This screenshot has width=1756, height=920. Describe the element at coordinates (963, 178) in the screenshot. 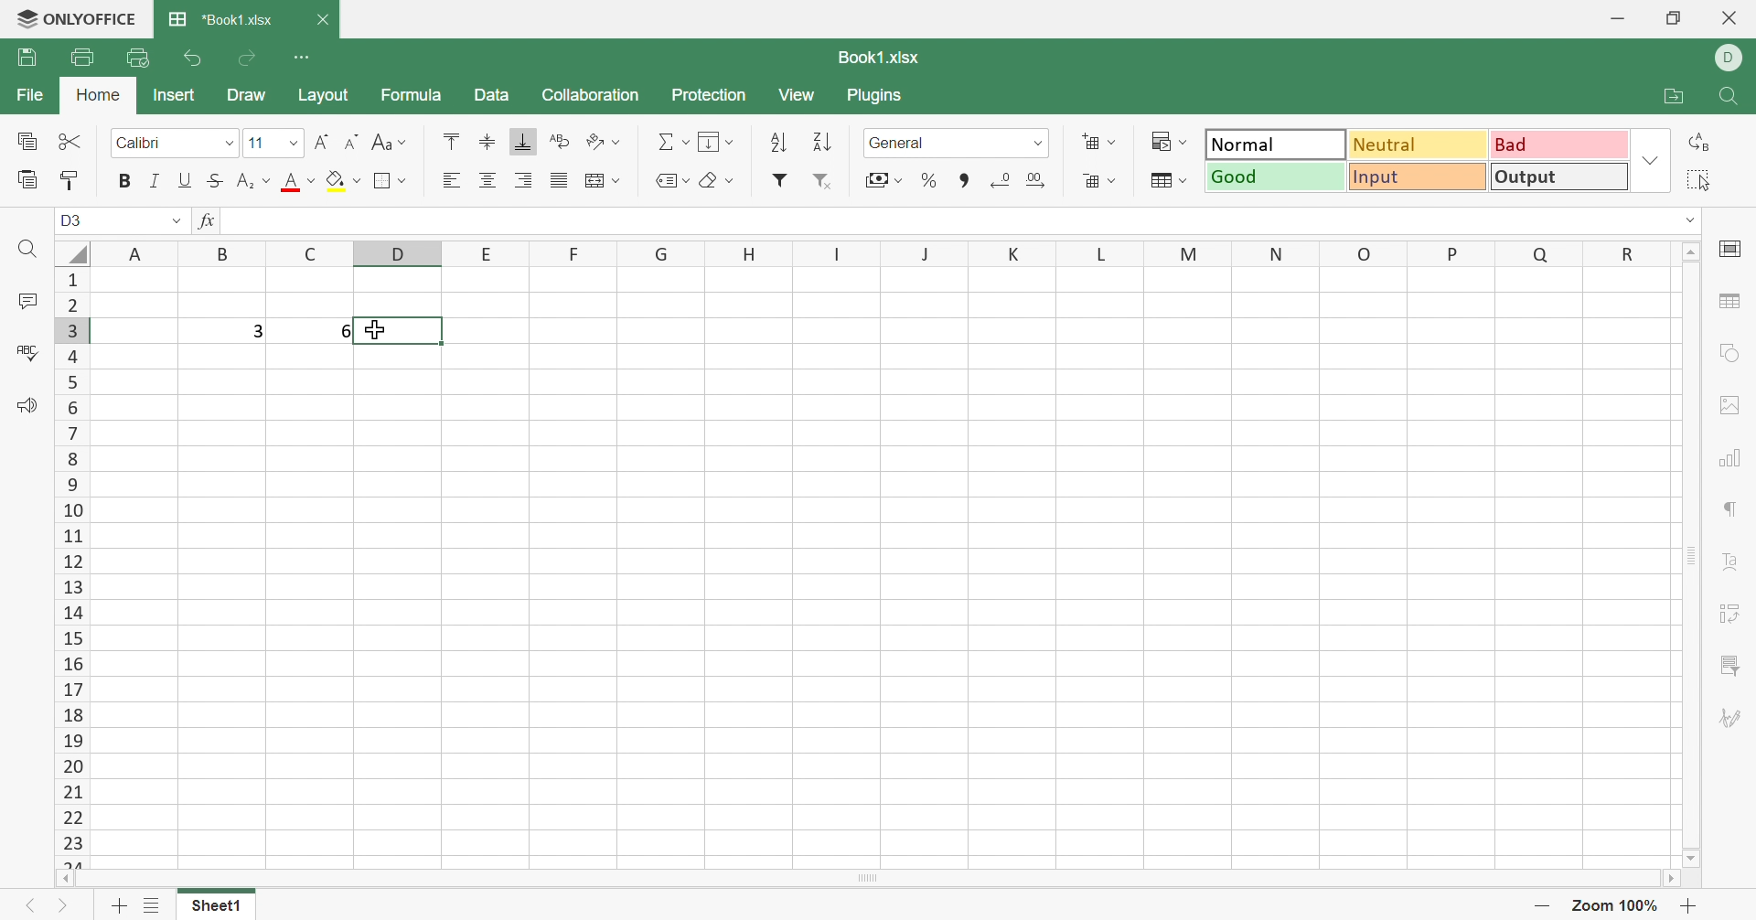

I see `Comma style` at that location.